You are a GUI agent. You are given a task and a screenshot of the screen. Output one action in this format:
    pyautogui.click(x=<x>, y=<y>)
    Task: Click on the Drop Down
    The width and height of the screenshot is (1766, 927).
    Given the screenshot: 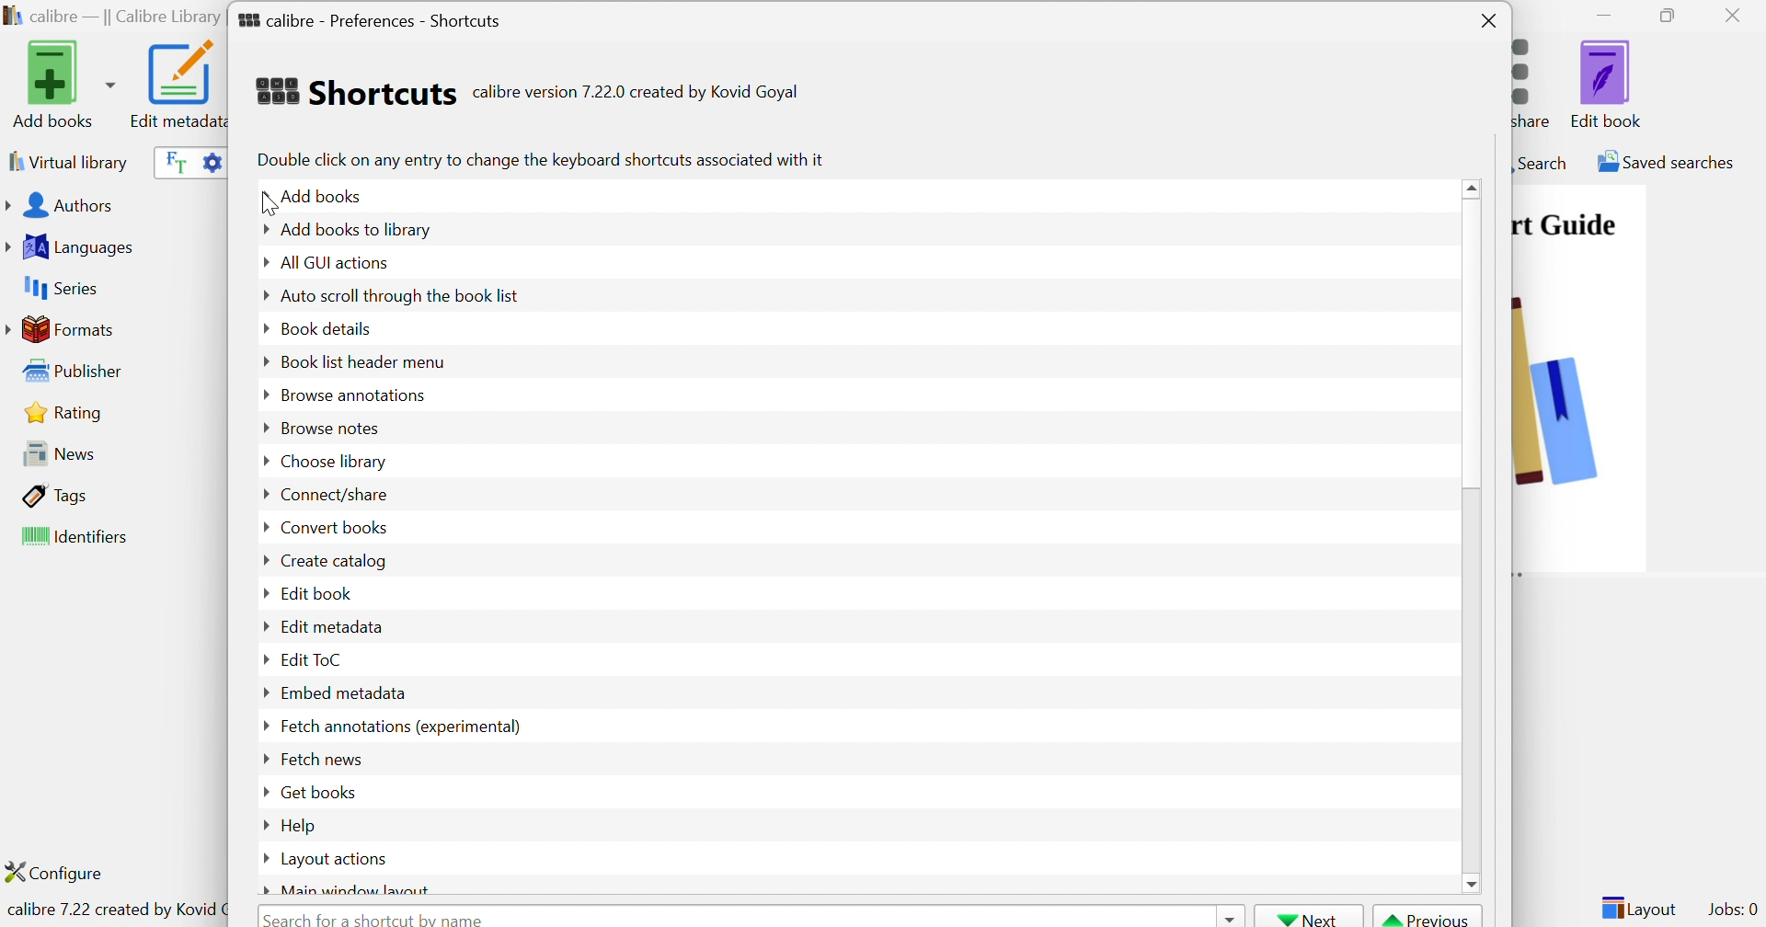 What is the action you would take?
    pyautogui.click(x=262, y=624)
    